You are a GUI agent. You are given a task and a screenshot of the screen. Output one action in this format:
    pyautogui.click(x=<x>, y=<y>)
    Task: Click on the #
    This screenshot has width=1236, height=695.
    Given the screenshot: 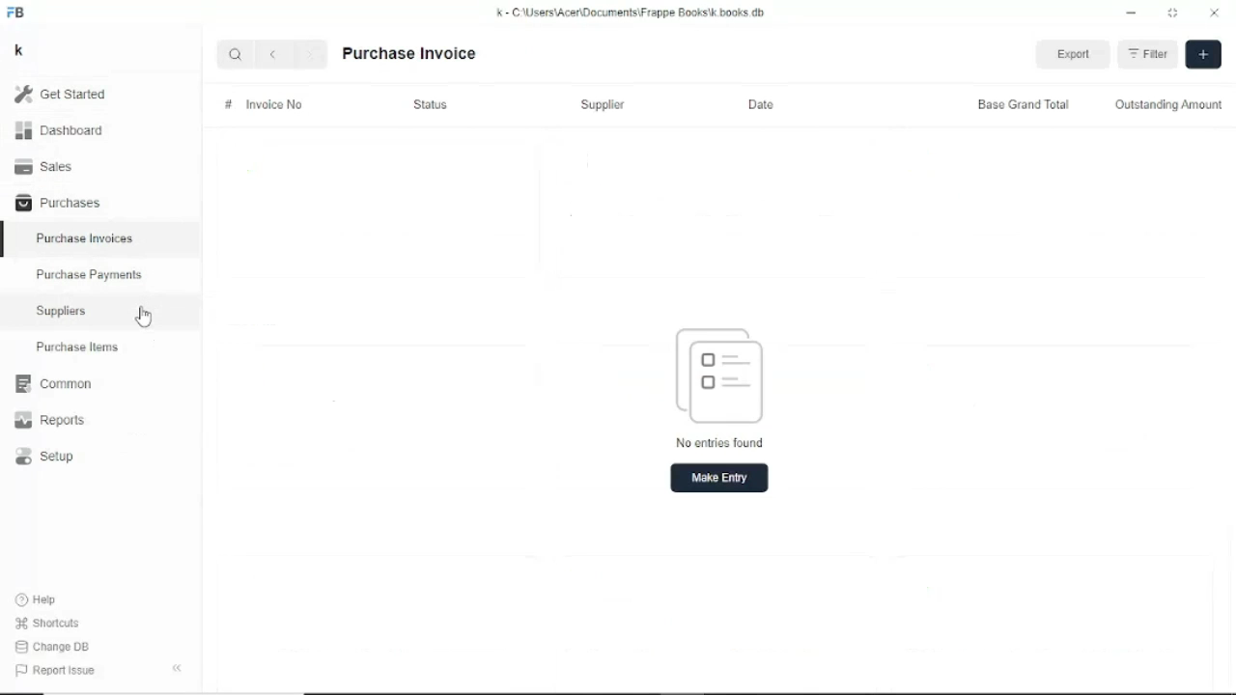 What is the action you would take?
    pyautogui.click(x=227, y=105)
    